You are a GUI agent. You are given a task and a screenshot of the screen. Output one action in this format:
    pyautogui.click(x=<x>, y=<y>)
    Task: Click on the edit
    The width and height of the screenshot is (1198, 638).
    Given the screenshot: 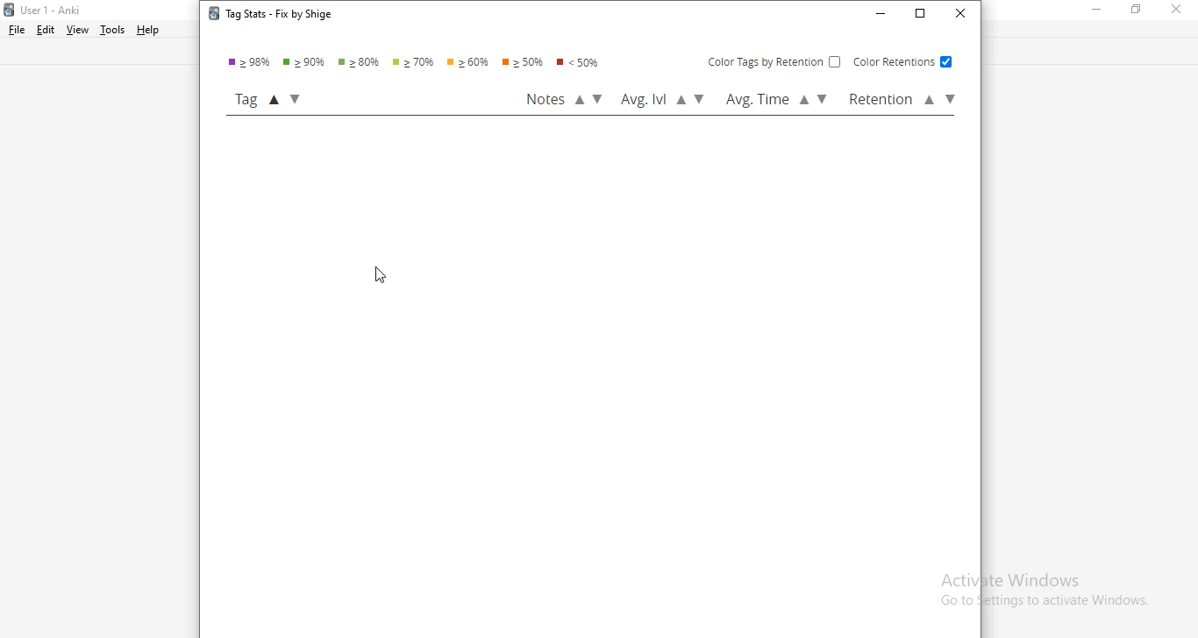 What is the action you would take?
    pyautogui.click(x=46, y=29)
    